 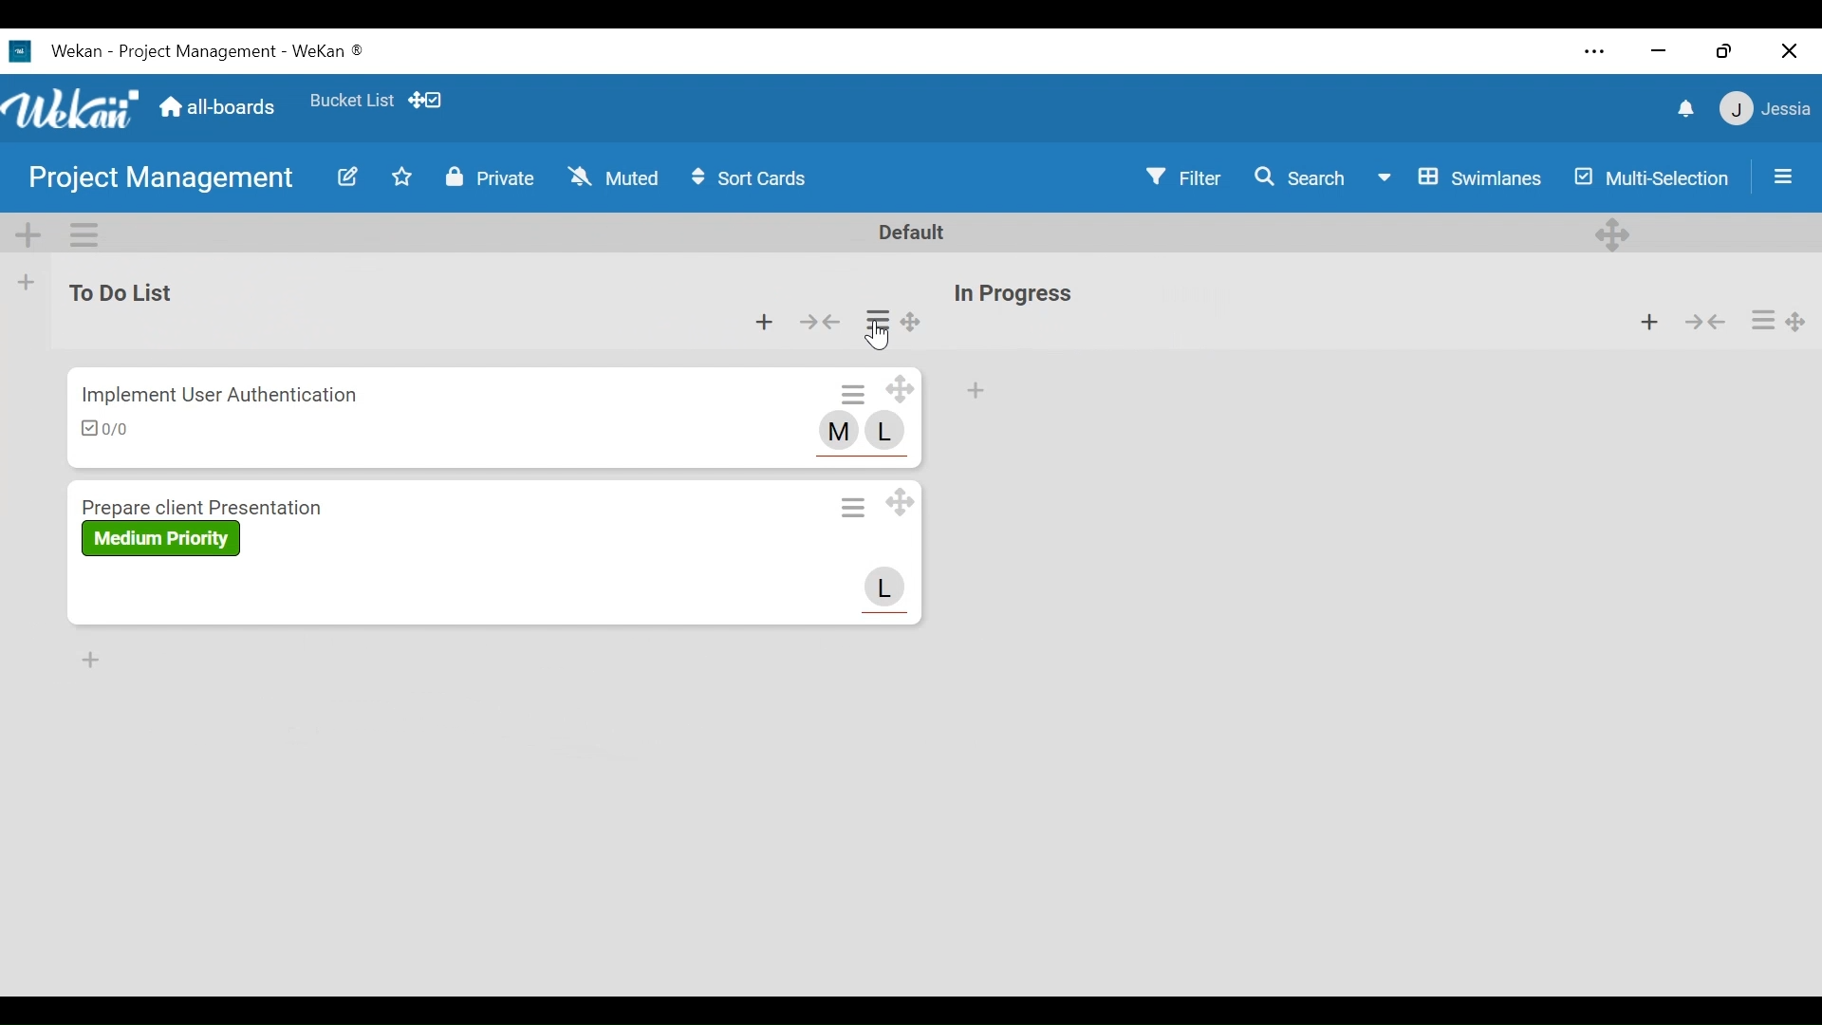 I want to click on Wekan - Project Management - WeKan ®, so click(x=212, y=51).